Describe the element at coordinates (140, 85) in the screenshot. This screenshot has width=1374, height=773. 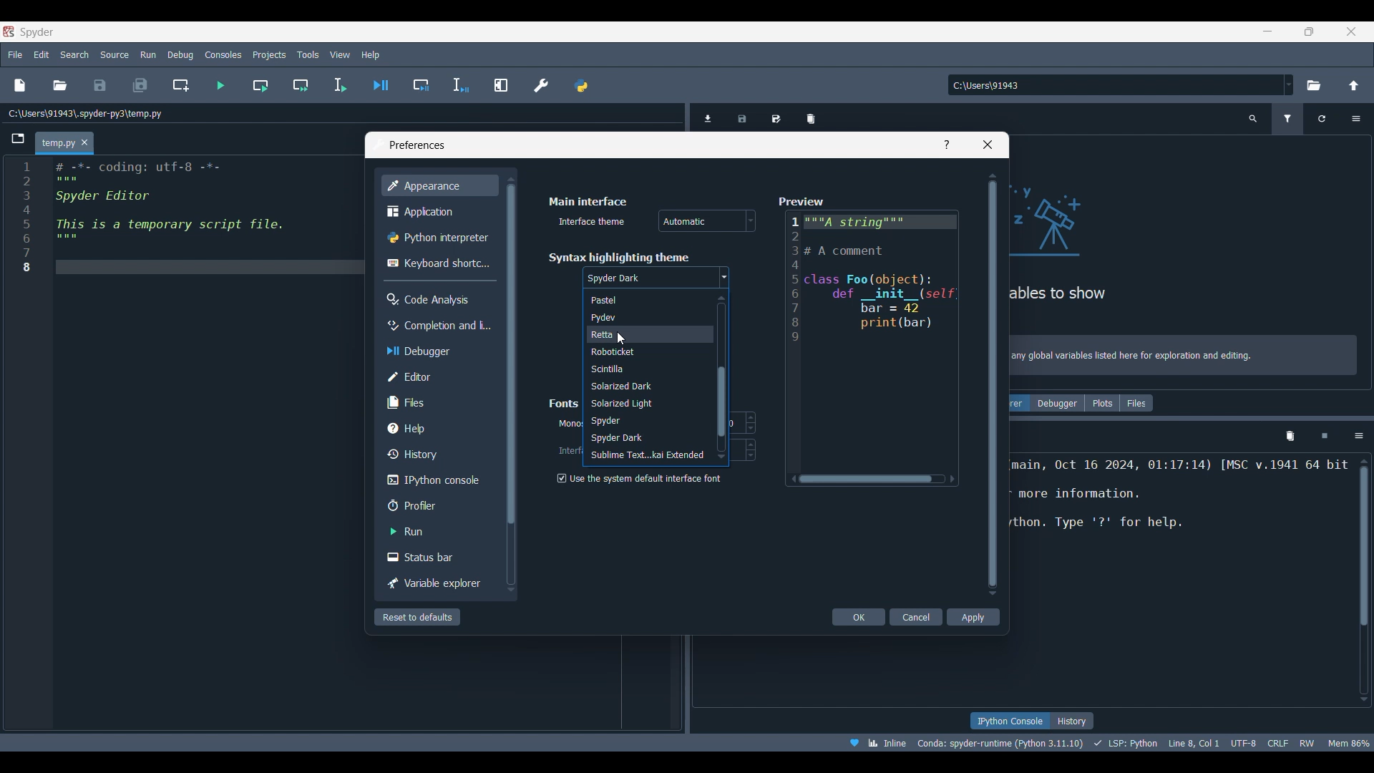
I see `Save all files` at that location.